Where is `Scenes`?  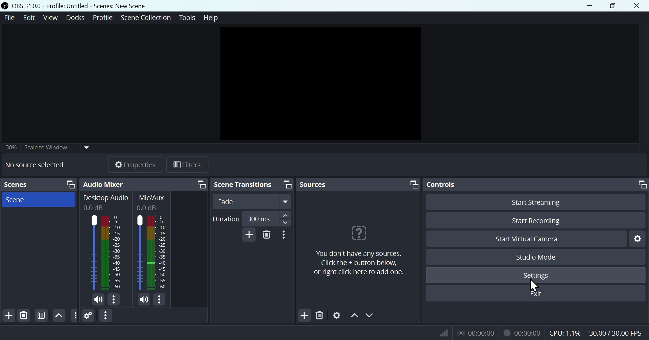 Scenes is located at coordinates (38, 199).